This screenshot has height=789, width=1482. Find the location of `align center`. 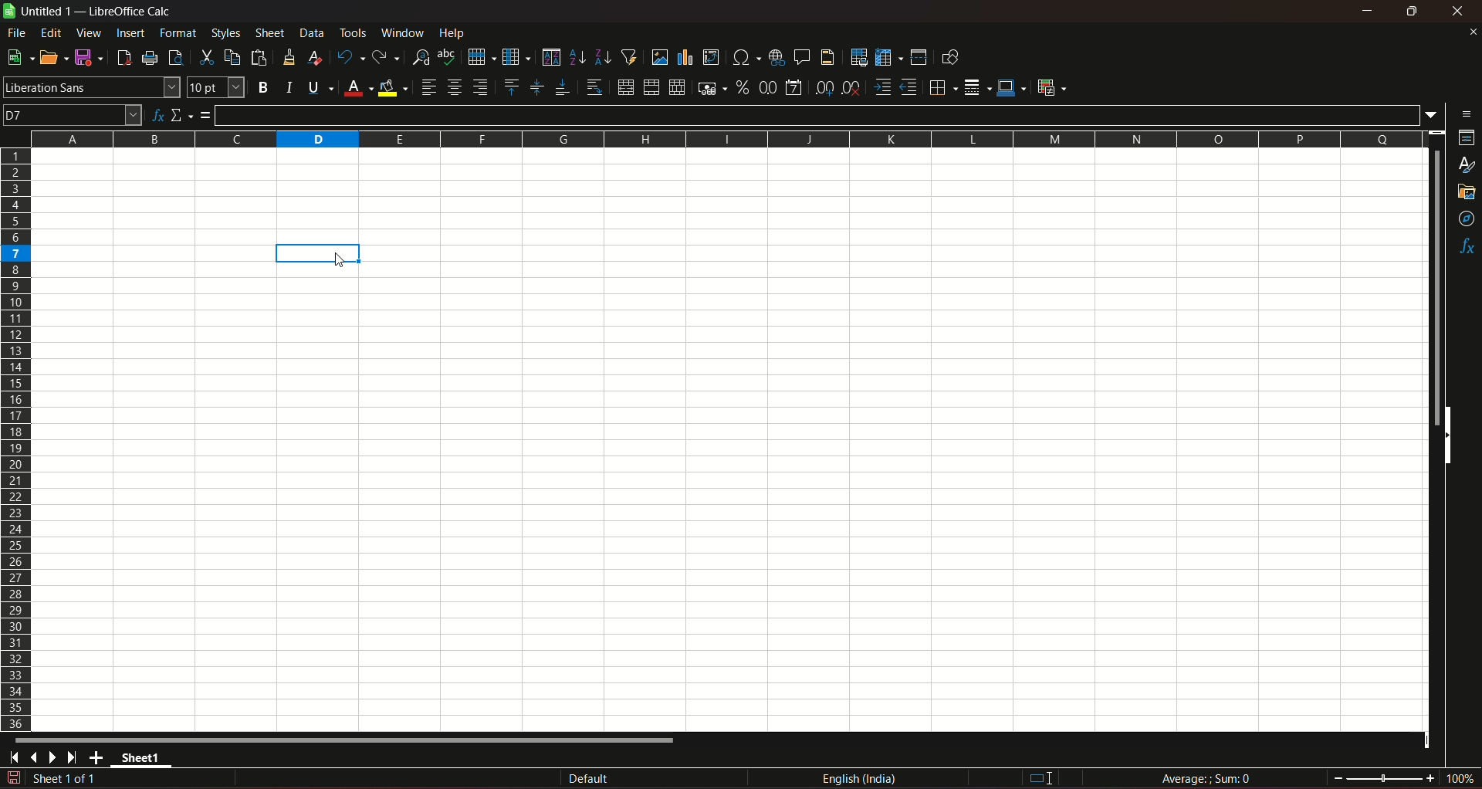

align center is located at coordinates (455, 87).